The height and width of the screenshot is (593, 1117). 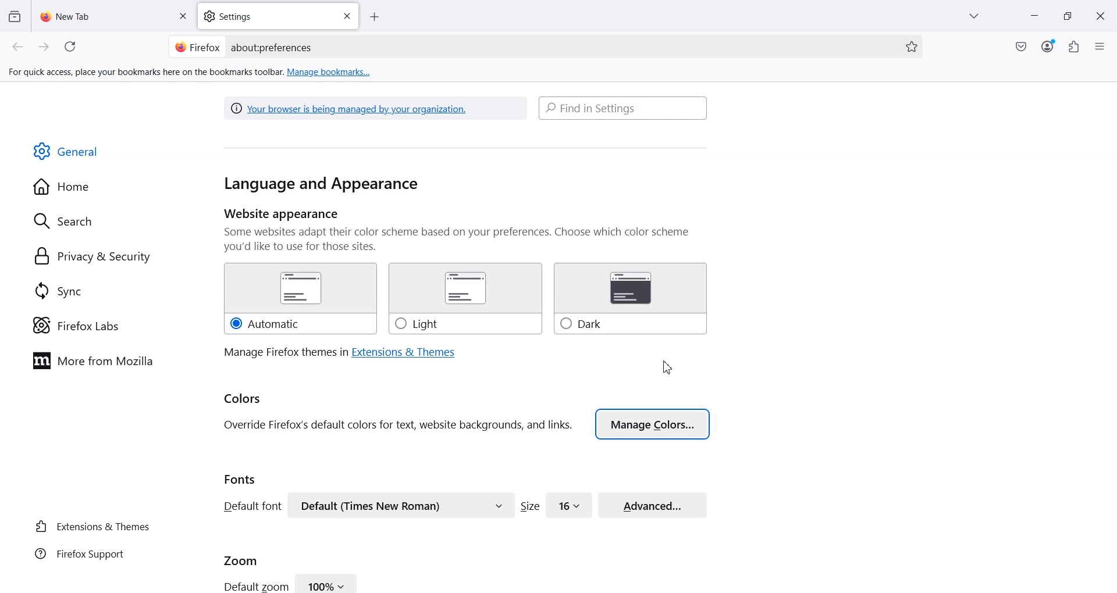 I want to click on Close, so click(x=182, y=17).